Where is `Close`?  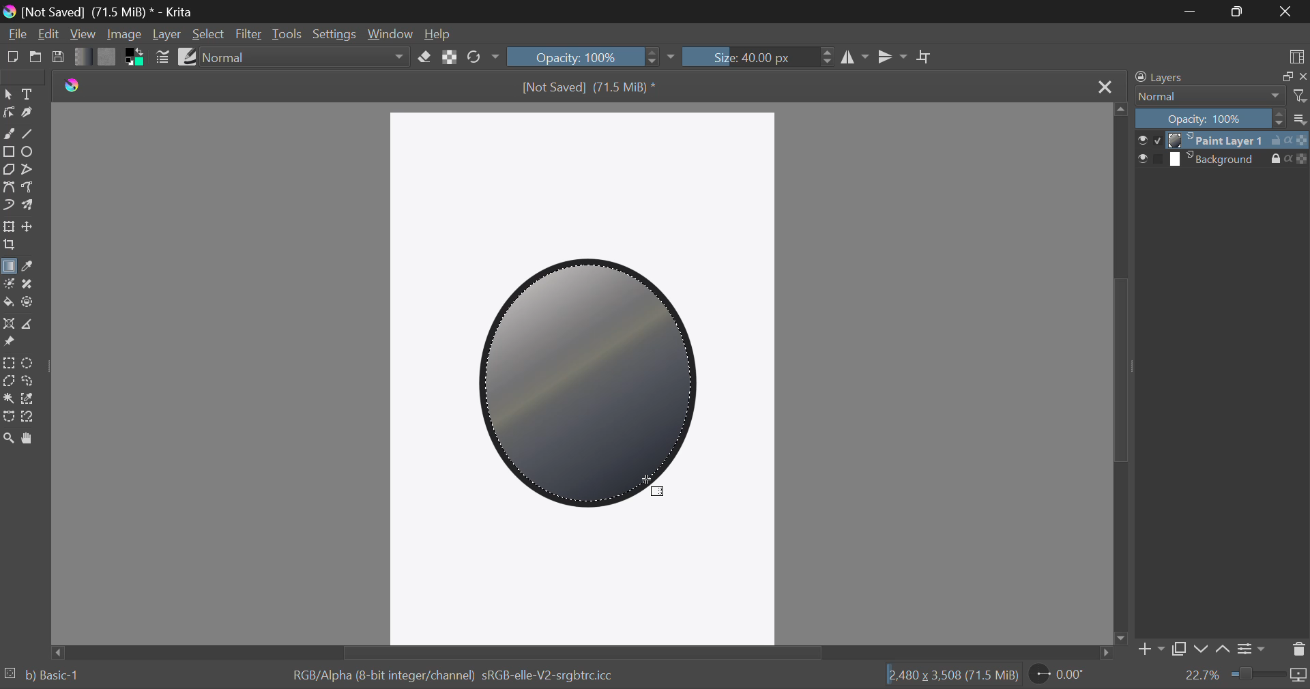 Close is located at coordinates (1105, 88).